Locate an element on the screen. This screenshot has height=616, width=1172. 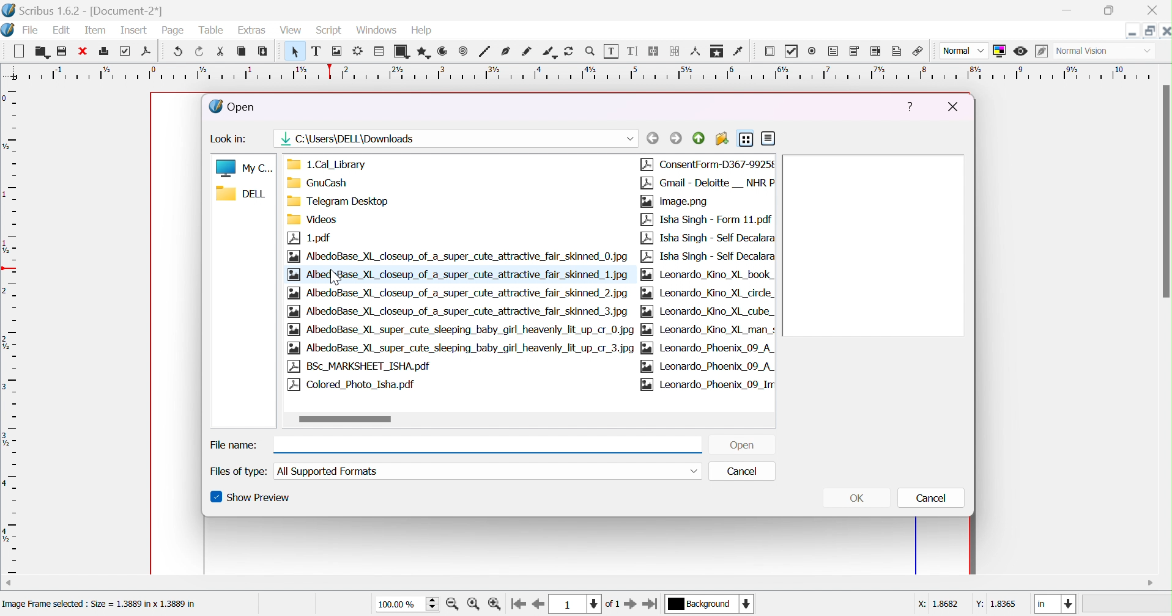
eye dropper is located at coordinates (740, 51).